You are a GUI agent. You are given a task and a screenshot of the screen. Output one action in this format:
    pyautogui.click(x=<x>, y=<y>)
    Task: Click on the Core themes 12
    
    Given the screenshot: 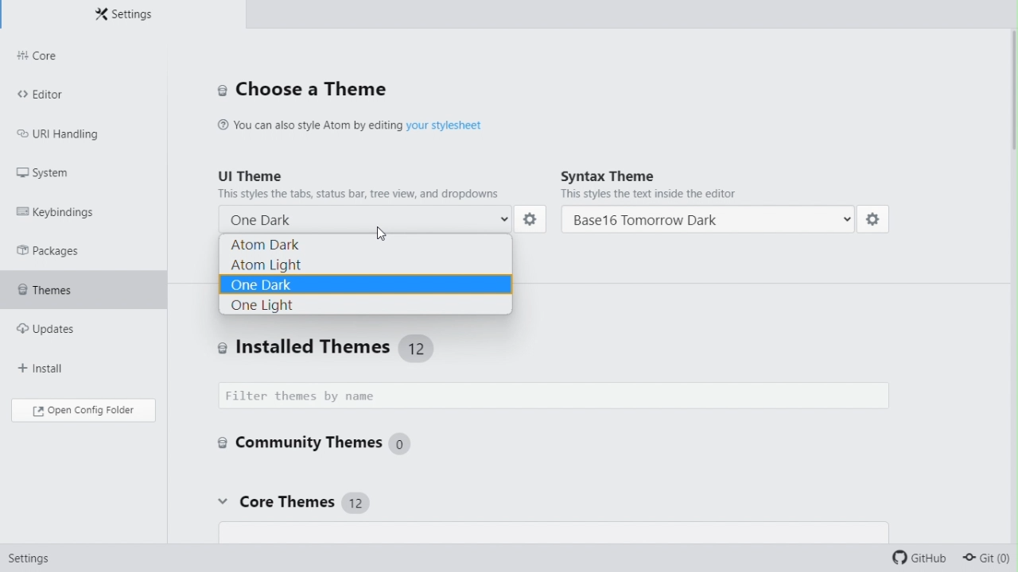 What is the action you would take?
    pyautogui.click(x=291, y=503)
    